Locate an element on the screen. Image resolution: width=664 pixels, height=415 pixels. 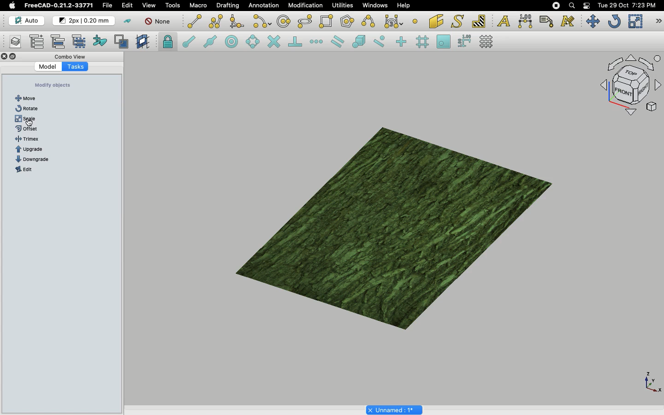
Bezier tools is located at coordinates (395, 21).